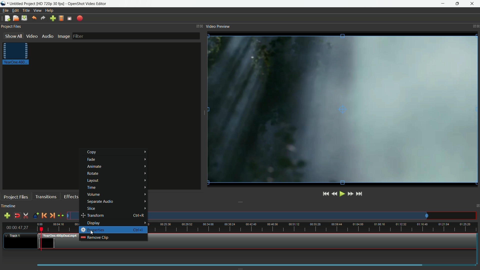  I want to click on copy, so click(116, 152).